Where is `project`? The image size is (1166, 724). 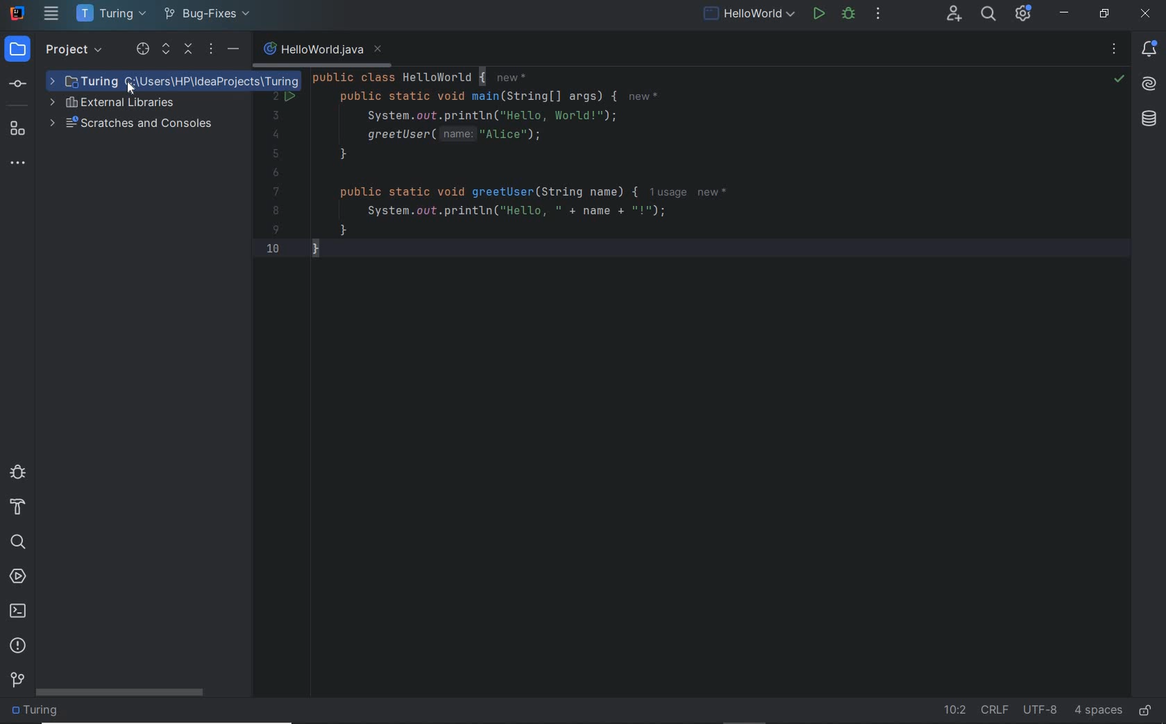 project is located at coordinates (54, 51).